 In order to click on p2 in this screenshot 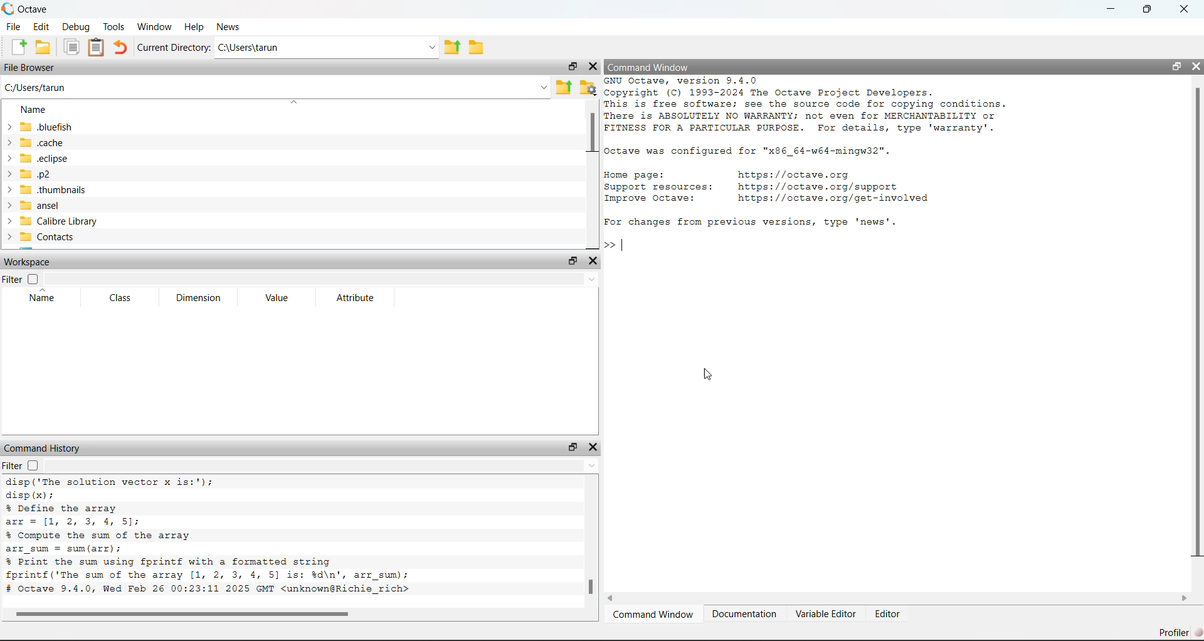, I will do `click(40, 175)`.